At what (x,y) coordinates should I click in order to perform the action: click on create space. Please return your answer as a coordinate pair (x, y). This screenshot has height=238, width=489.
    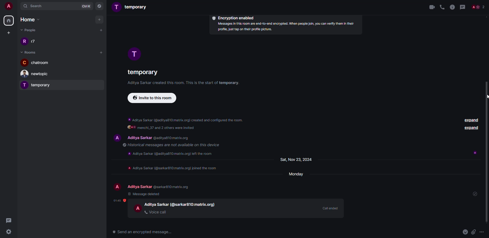
    Looking at the image, I should click on (9, 32).